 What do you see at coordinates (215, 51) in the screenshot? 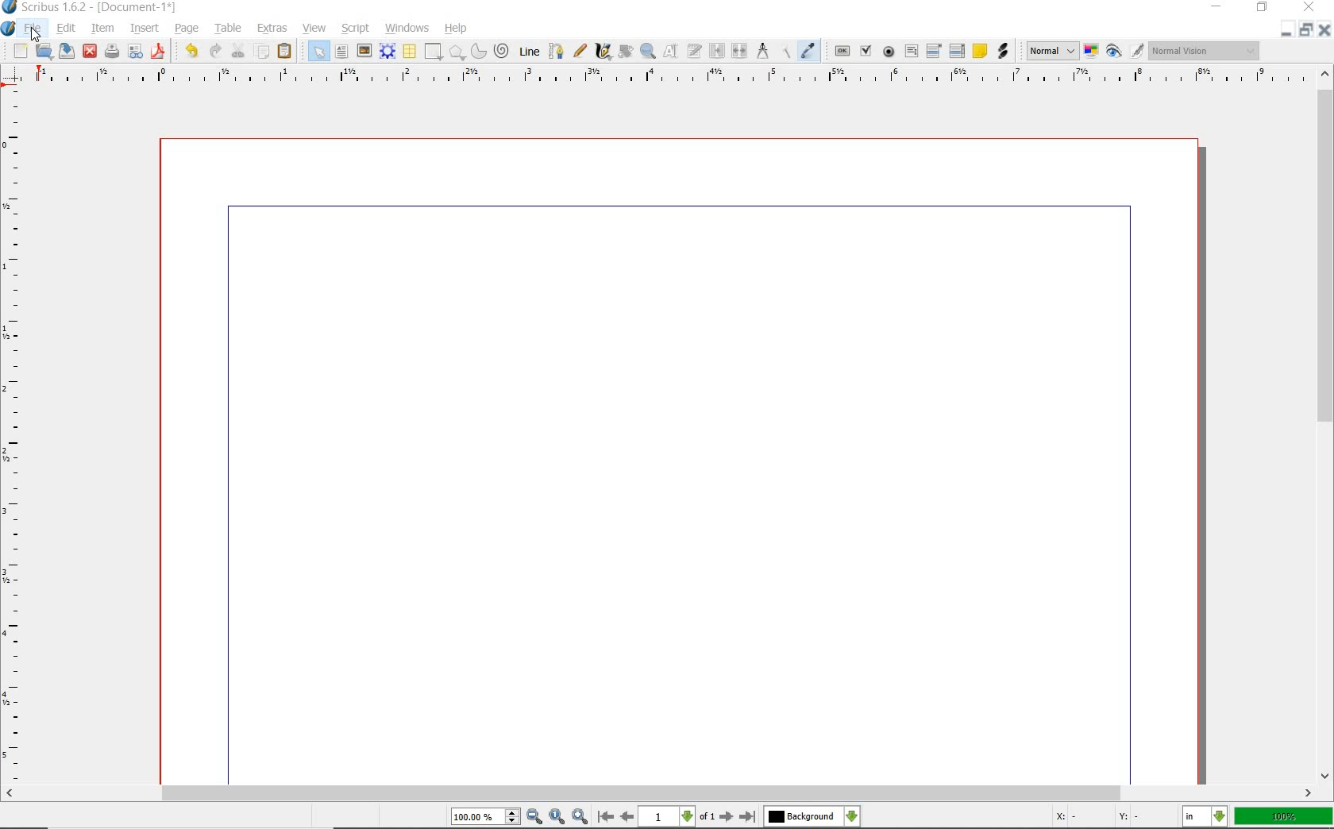
I see `redo` at bounding box center [215, 51].